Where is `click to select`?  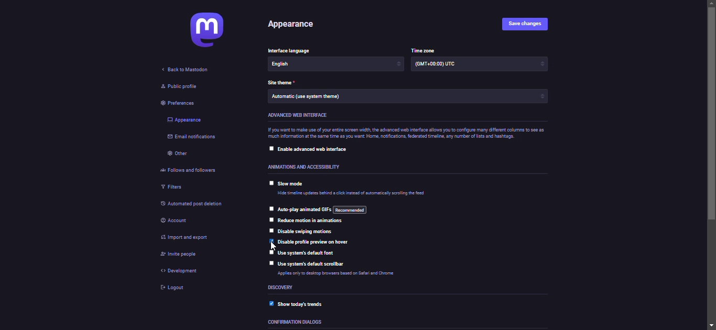 click to select is located at coordinates (269, 208).